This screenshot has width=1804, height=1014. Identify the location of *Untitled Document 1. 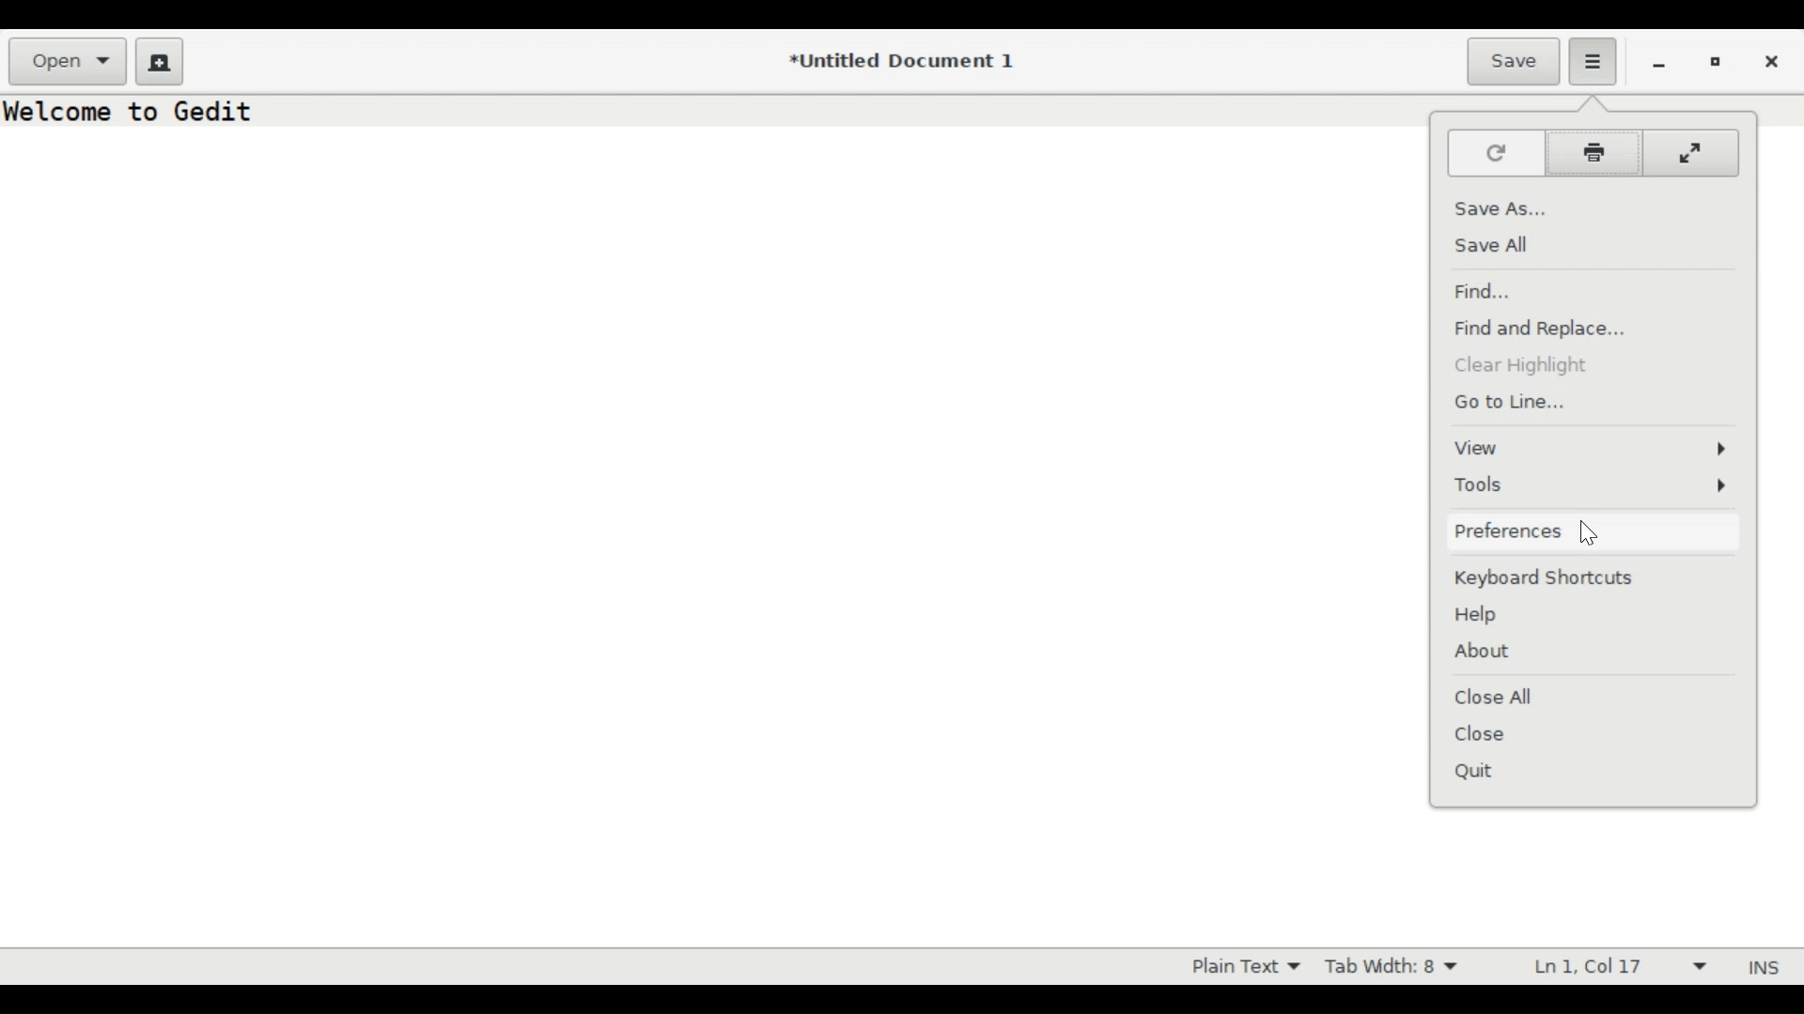
(904, 62).